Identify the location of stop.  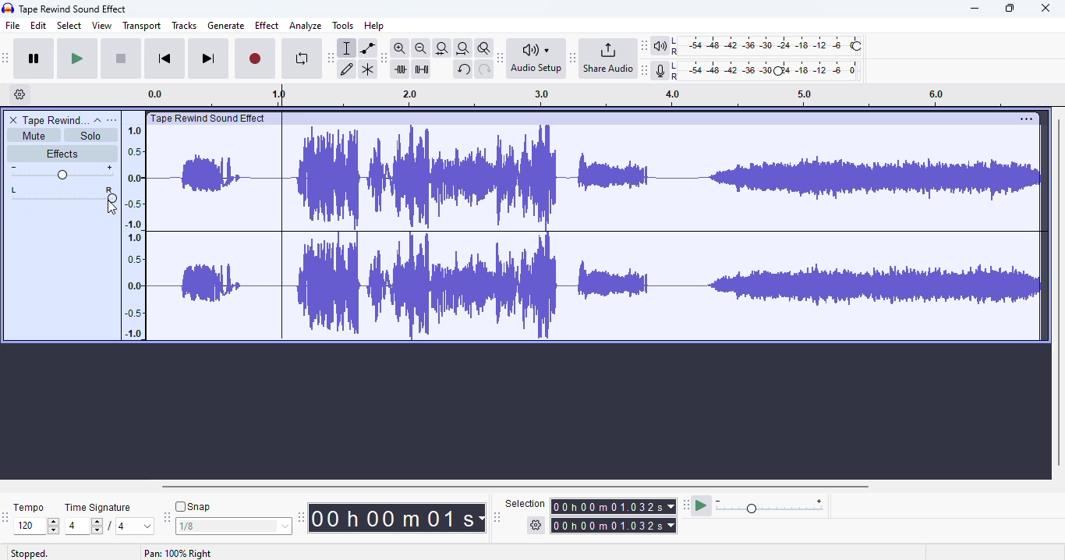
(121, 59).